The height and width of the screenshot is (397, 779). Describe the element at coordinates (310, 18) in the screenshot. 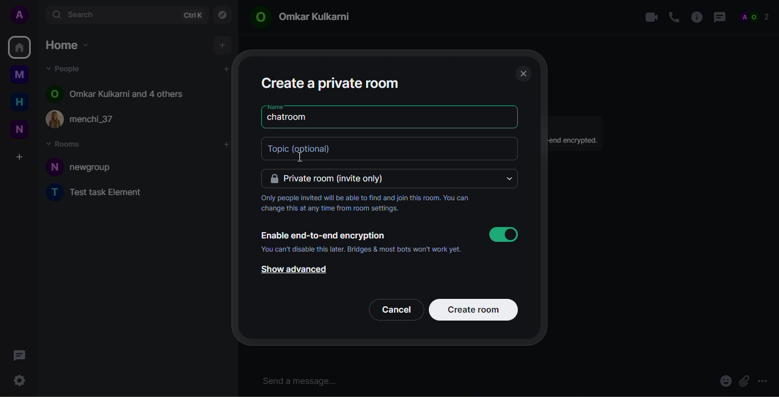

I see `© Omkar Kulkarni` at that location.